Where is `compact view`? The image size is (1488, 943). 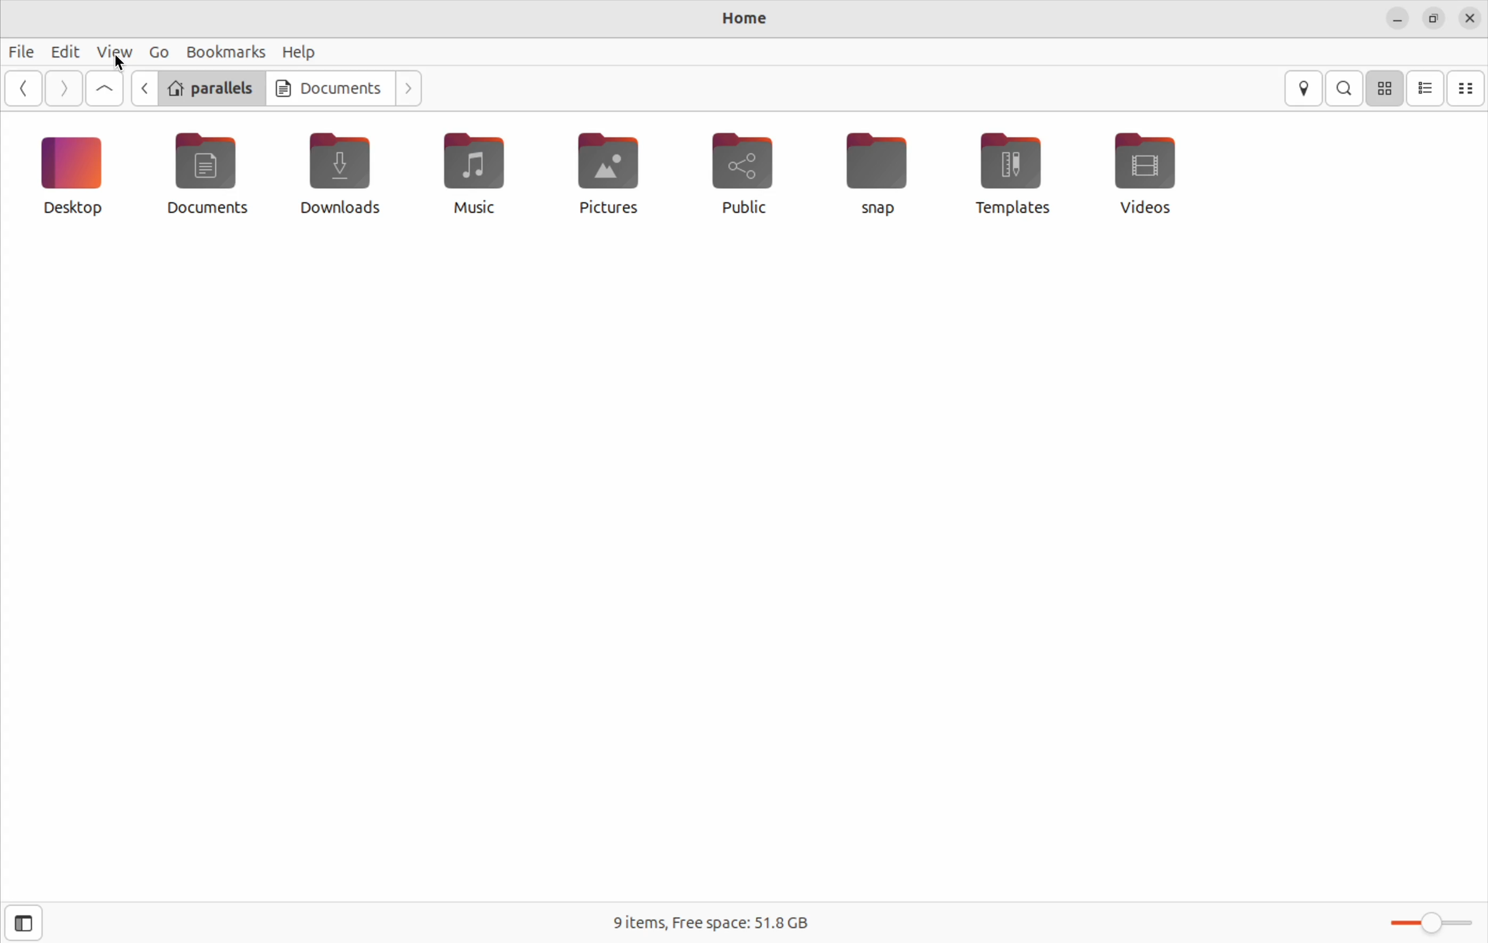
compact view is located at coordinates (1468, 86).